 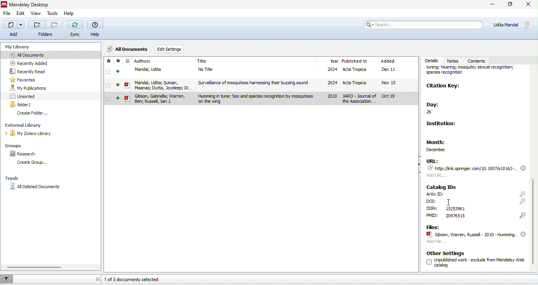 What do you see at coordinates (432, 216) in the screenshot?
I see `text` at bounding box center [432, 216].